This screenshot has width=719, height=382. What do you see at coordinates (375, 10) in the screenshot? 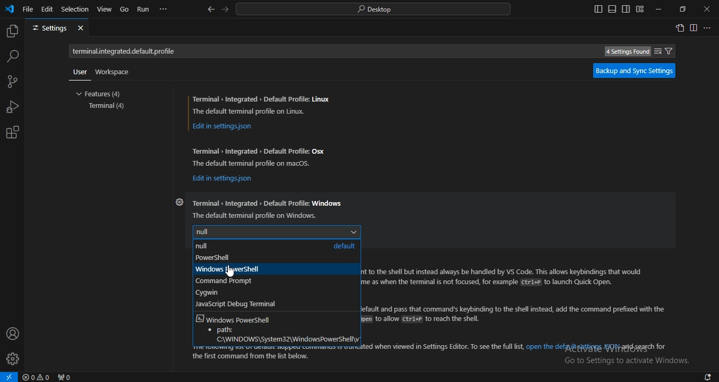
I see `search` at bounding box center [375, 10].